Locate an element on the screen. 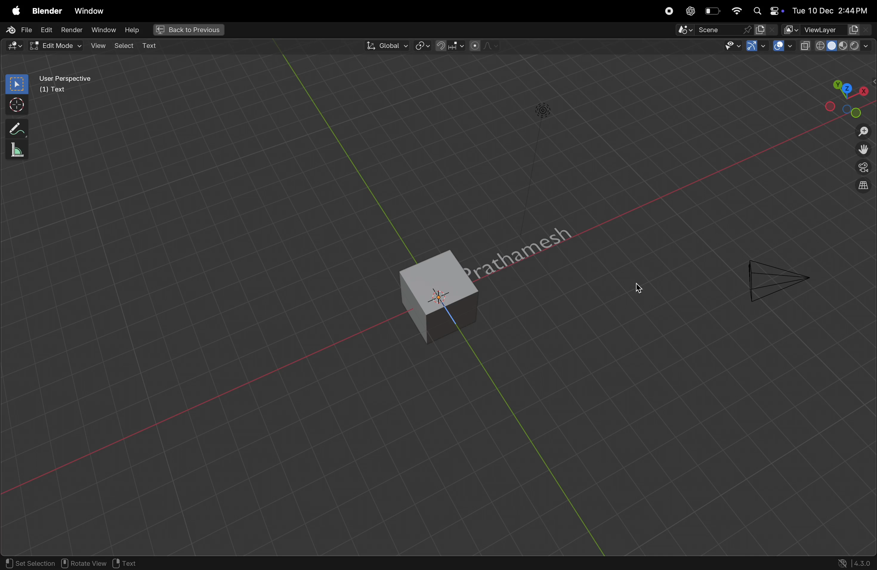  3D cube is located at coordinates (419, 295).